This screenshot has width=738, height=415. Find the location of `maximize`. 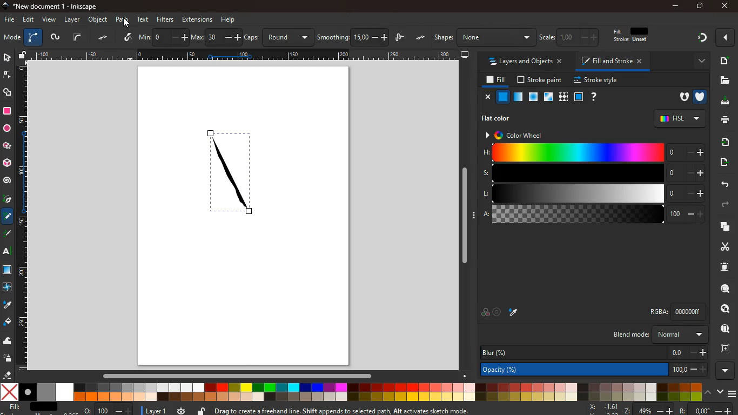

maximize is located at coordinates (700, 7).